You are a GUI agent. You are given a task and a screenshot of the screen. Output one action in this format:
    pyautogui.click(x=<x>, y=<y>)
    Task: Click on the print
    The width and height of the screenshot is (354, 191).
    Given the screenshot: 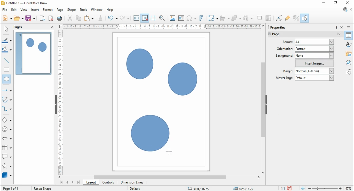 What is the action you would take?
    pyautogui.click(x=59, y=18)
    